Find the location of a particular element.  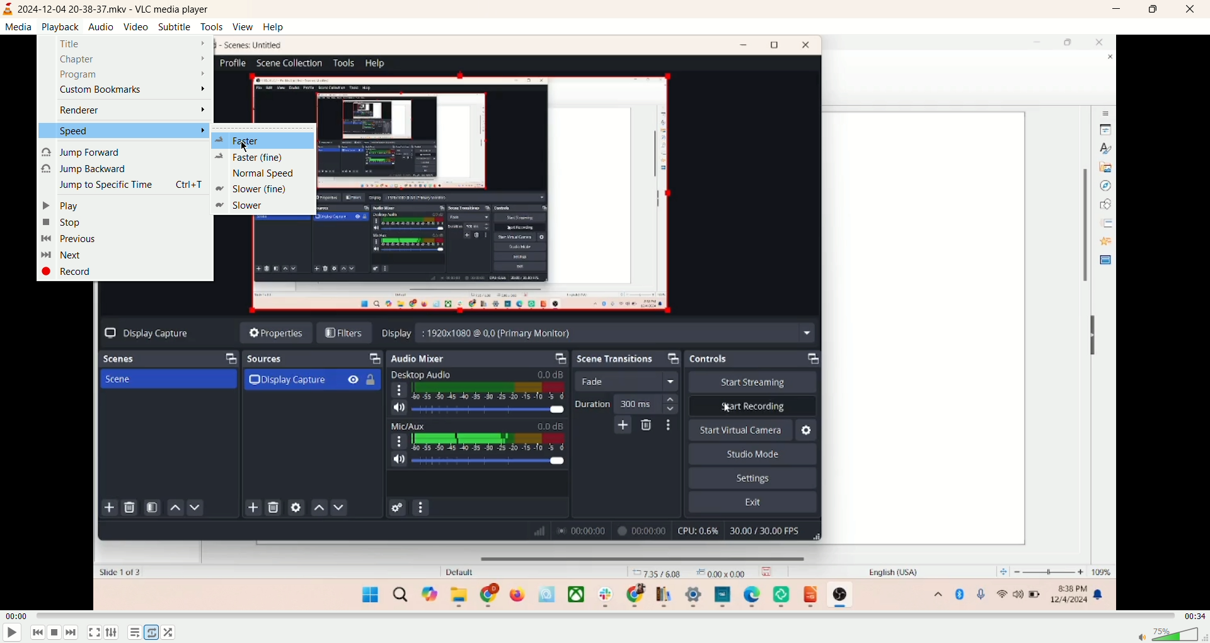

loop is located at coordinates (150, 633).